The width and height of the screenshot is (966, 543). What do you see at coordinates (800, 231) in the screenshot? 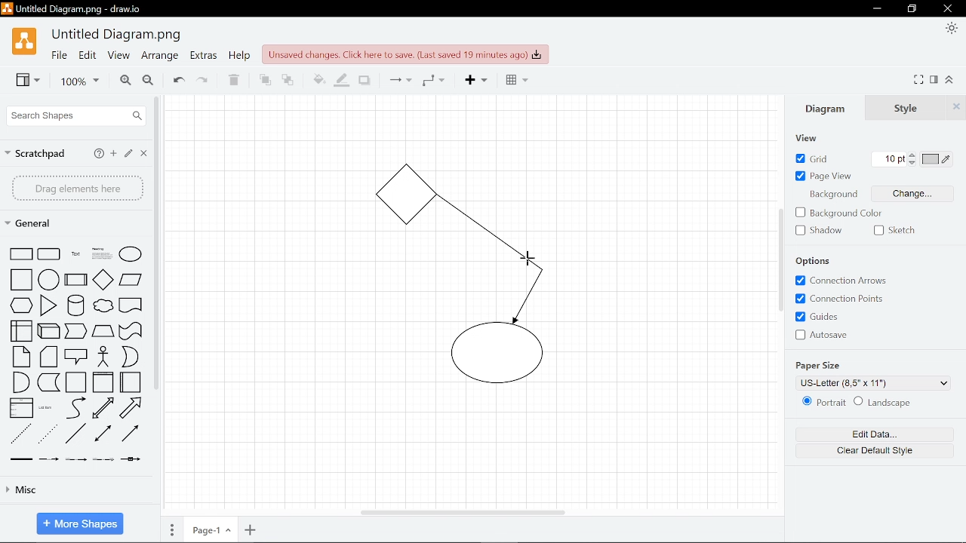
I see `checkbox` at bounding box center [800, 231].